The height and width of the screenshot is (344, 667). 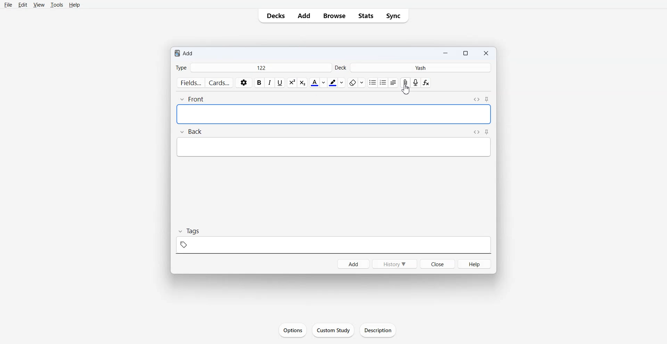 What do you see at coordinates (190, 83) in the screenshot?
I see `Fields` at bounding box center [190, 83].